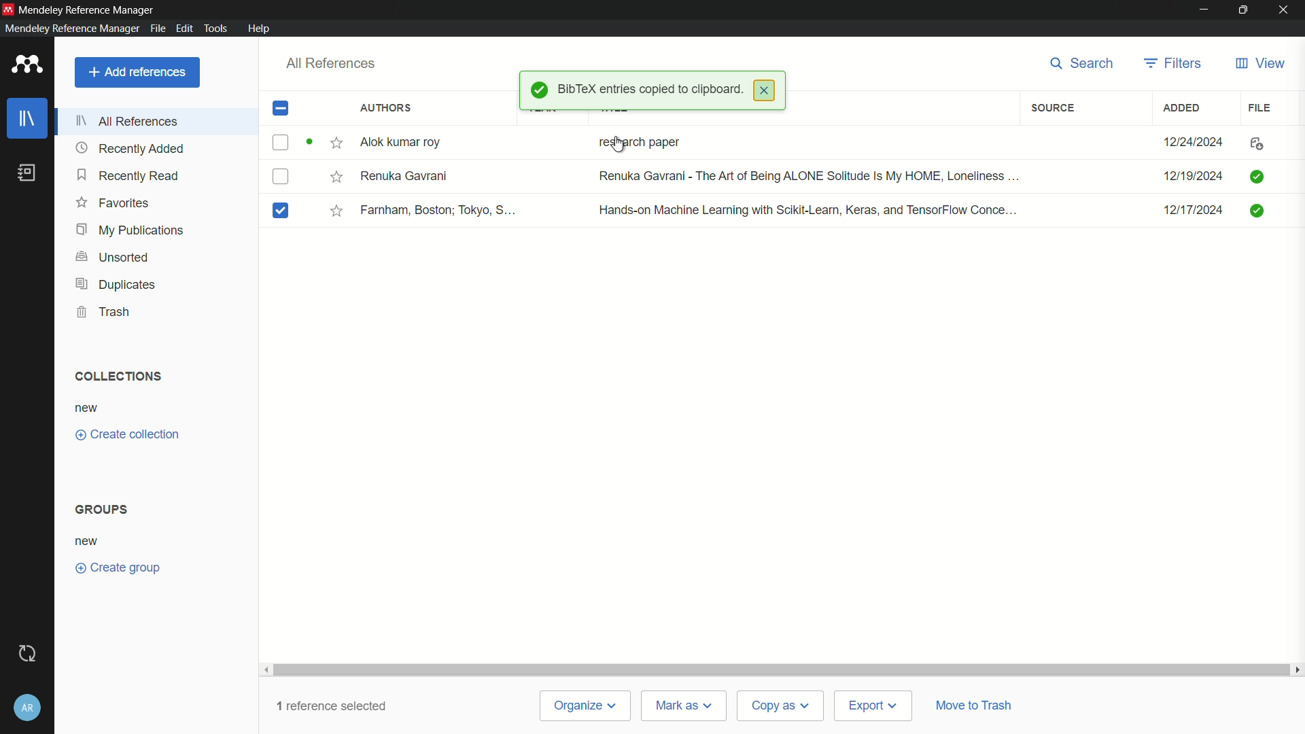  What do you see at coordinates (441, 210) in the screenshot?
I see `Famham, Boston; Tokyo S...` at bounding box center [441, 210].